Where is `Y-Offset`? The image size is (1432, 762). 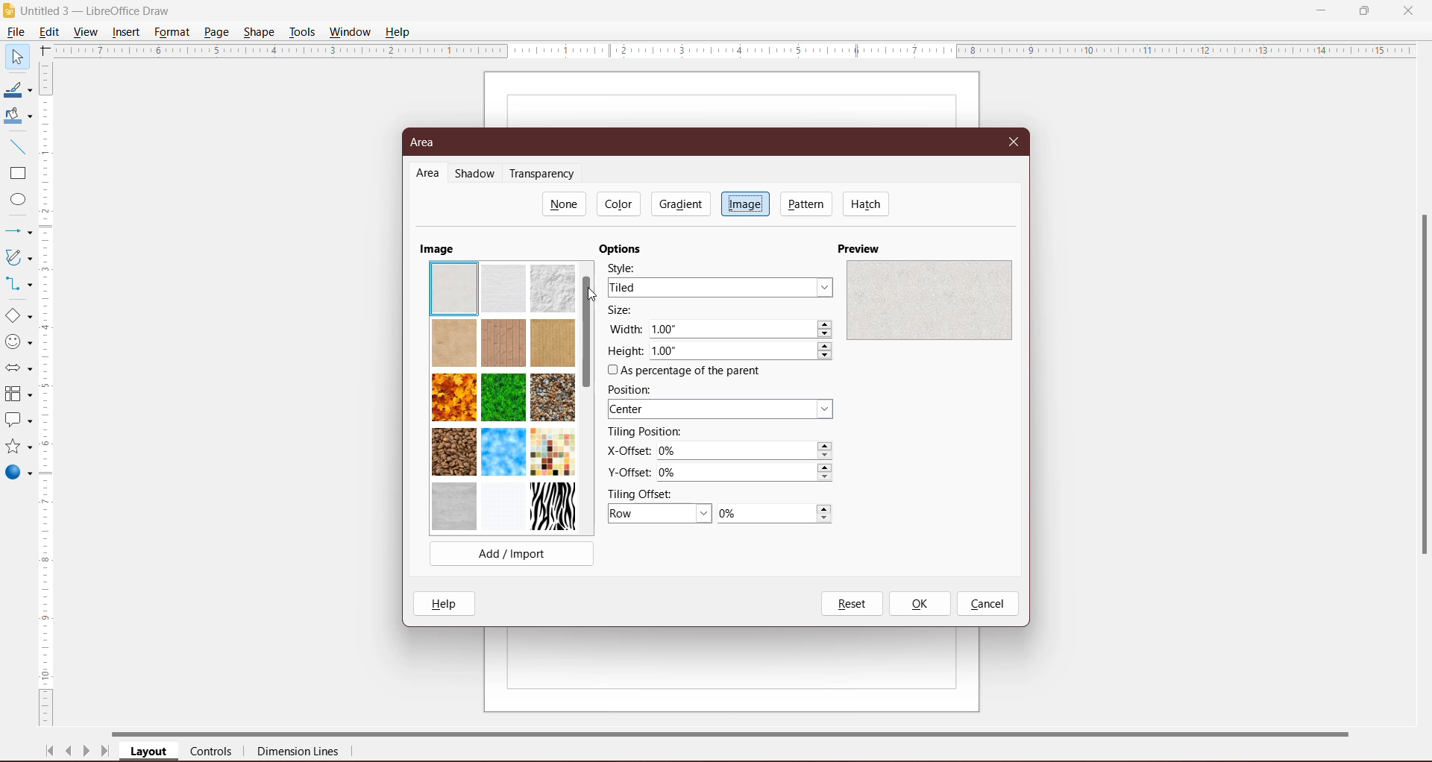 Y-Offset is located at coordinates (629, 470).